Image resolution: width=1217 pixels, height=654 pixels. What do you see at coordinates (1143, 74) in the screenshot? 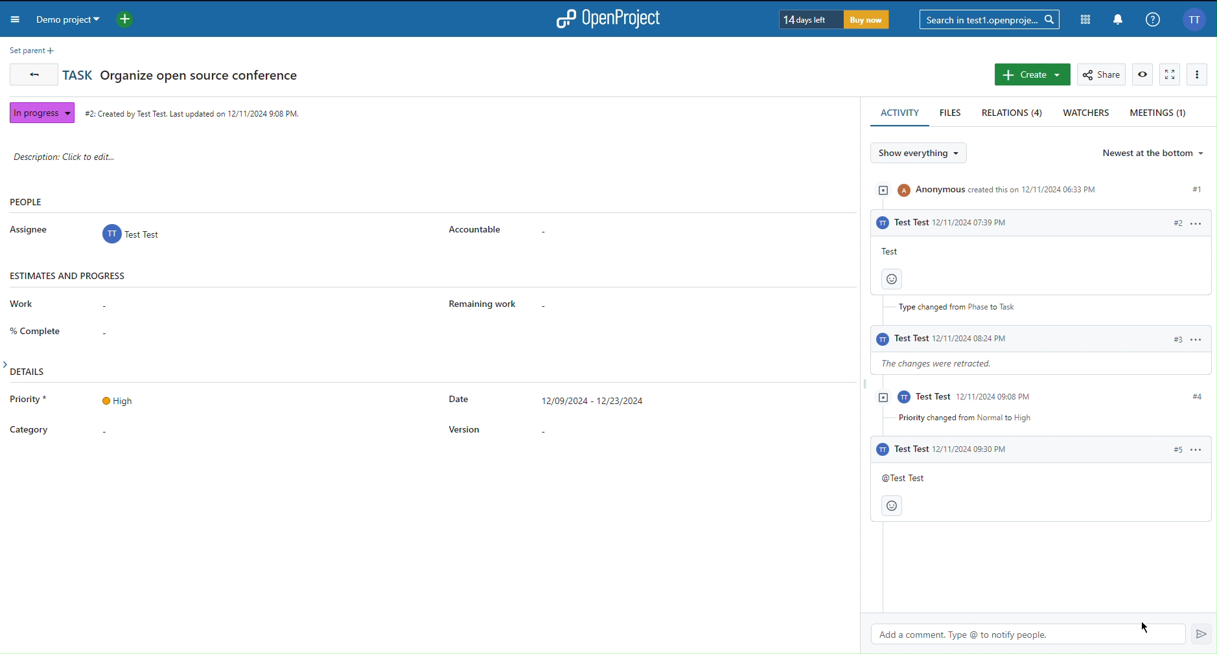
I see `View` at bounding box center [1143, 74].